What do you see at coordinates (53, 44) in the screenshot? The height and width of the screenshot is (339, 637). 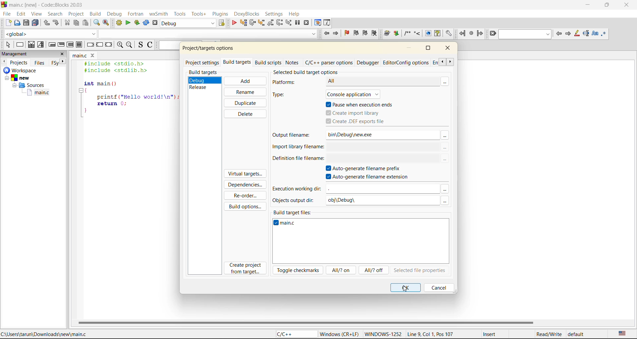 I see `entry condition loop` at bounding box center [53, 44].